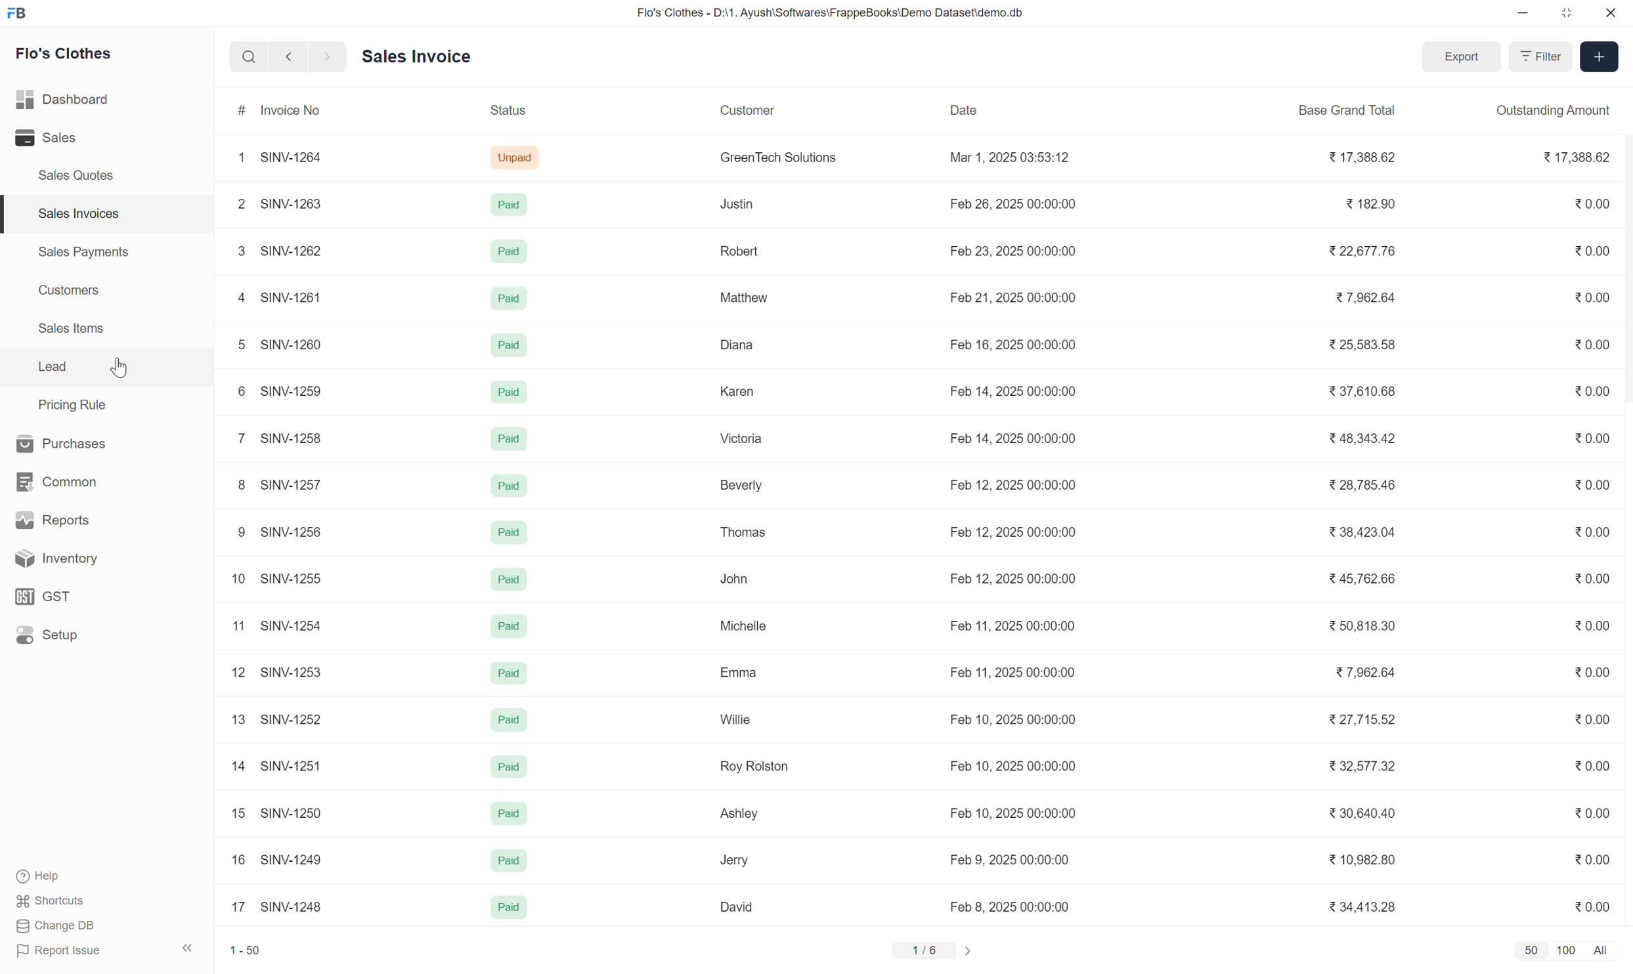 This screenshot has height=974, width=1633. Describe the element at coordinates (419, 55) in the screenshot. I see `Sales Invoice` at that location.